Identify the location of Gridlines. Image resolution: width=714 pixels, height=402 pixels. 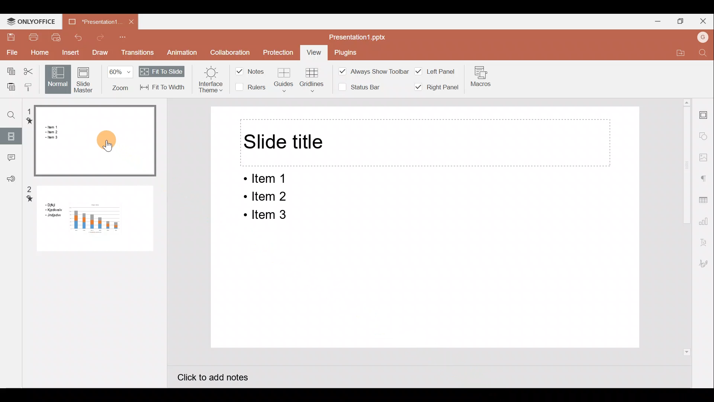
(313, 78).